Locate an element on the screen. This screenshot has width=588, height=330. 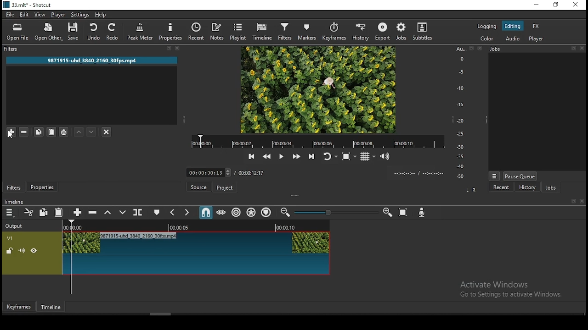
toggle player looping is located at coordinates (331, 156).